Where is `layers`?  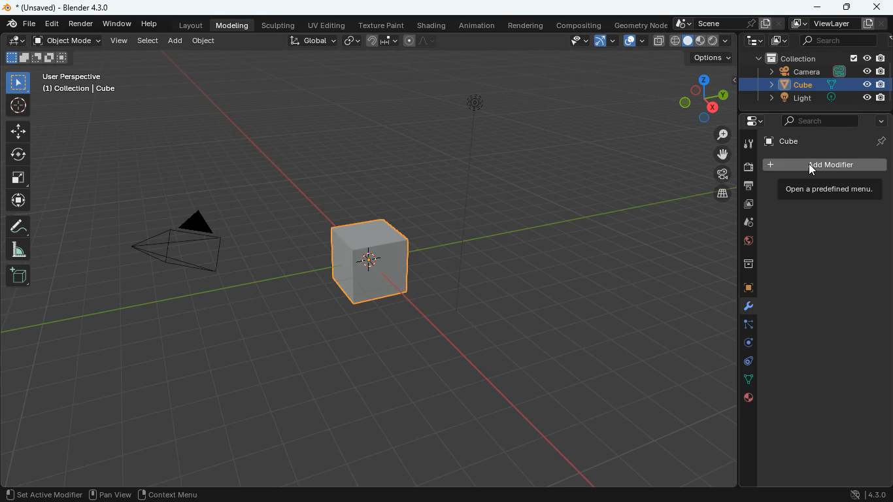 layers is located at coordinates (718, 195).